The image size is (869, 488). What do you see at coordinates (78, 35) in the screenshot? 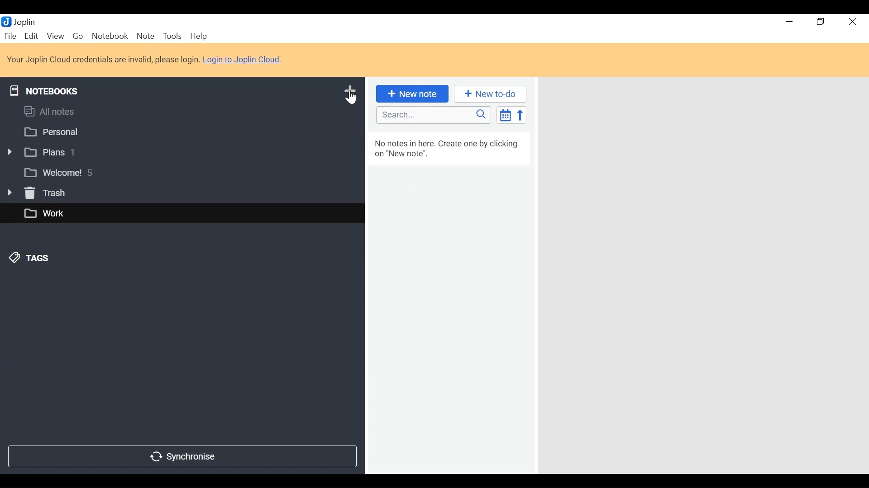
I see `Go` at bounding box center [78, 35].